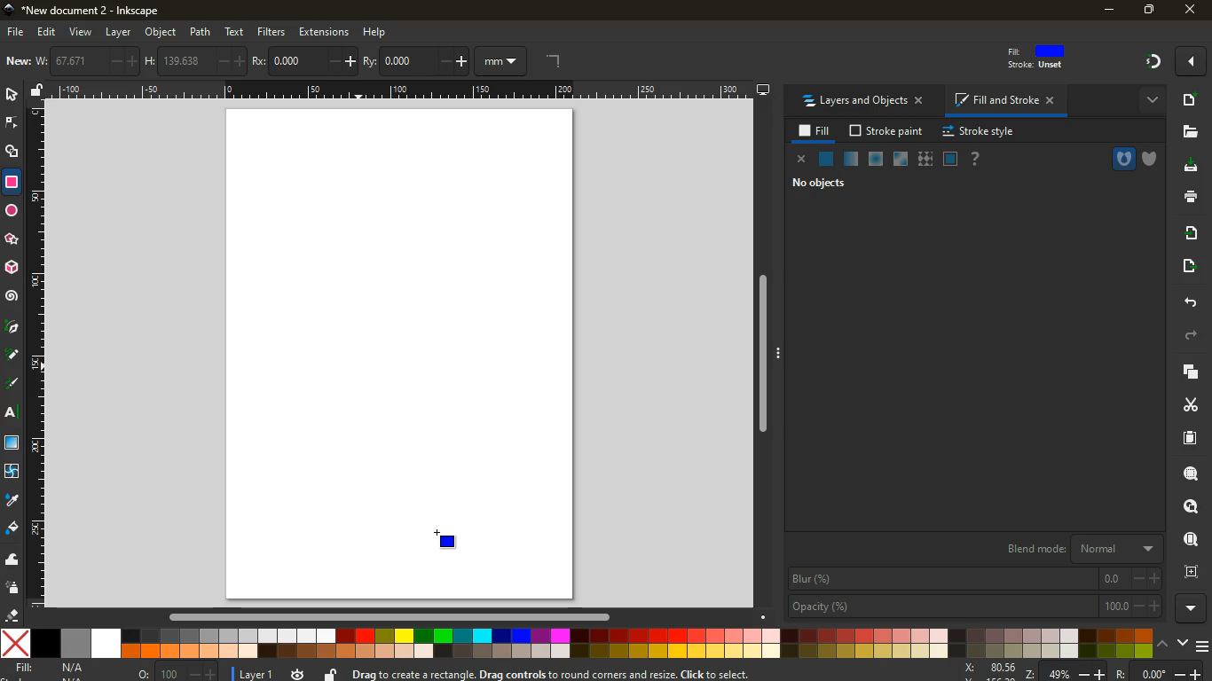 Image resolution: width=1212 pixels, height=681 pixels. Describe the element at coordinates (1192, 11) in the screenshot. I see `close` at that location.